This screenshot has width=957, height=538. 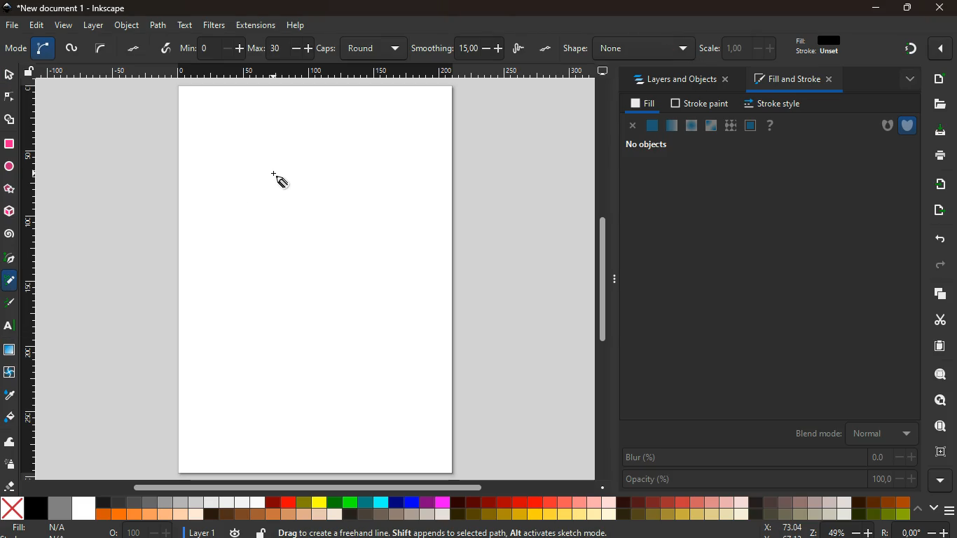 What do you see at coordinates (546, 49) in the screenshot?
I see `dots` at bounding box center [546, 49].